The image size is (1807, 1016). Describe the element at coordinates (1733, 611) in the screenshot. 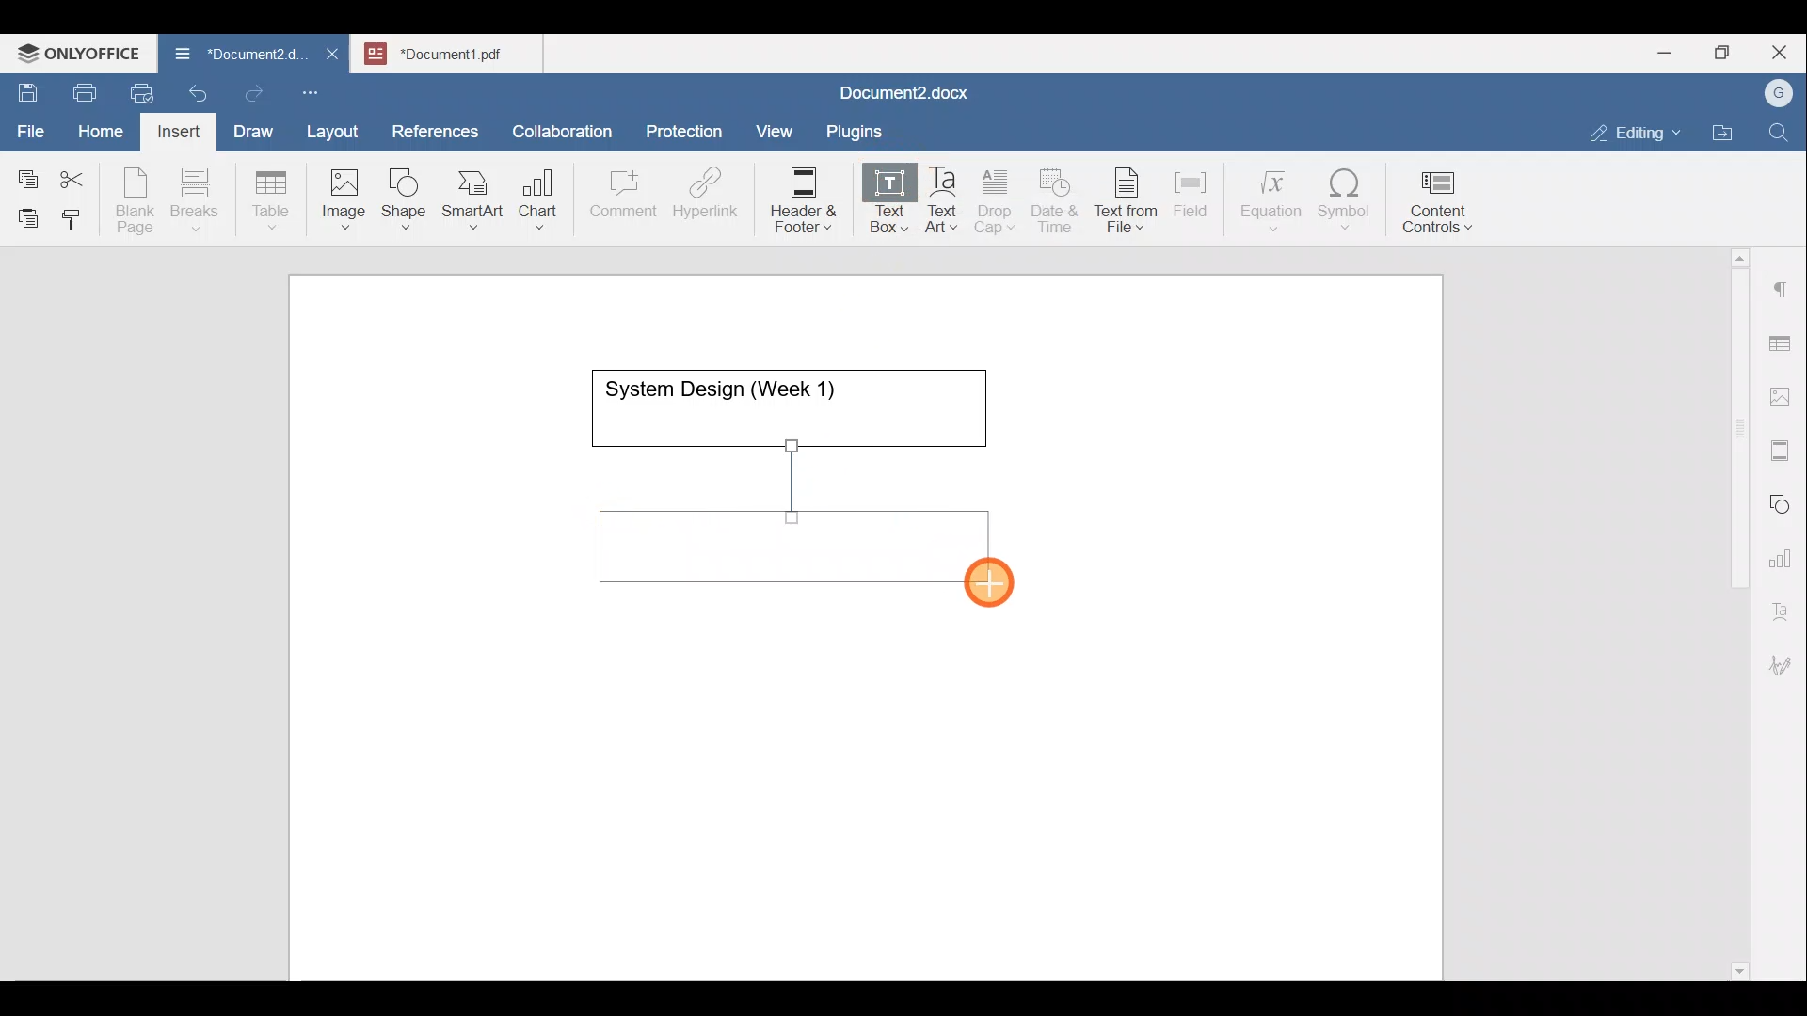

I see `Scroll bar` at that location.